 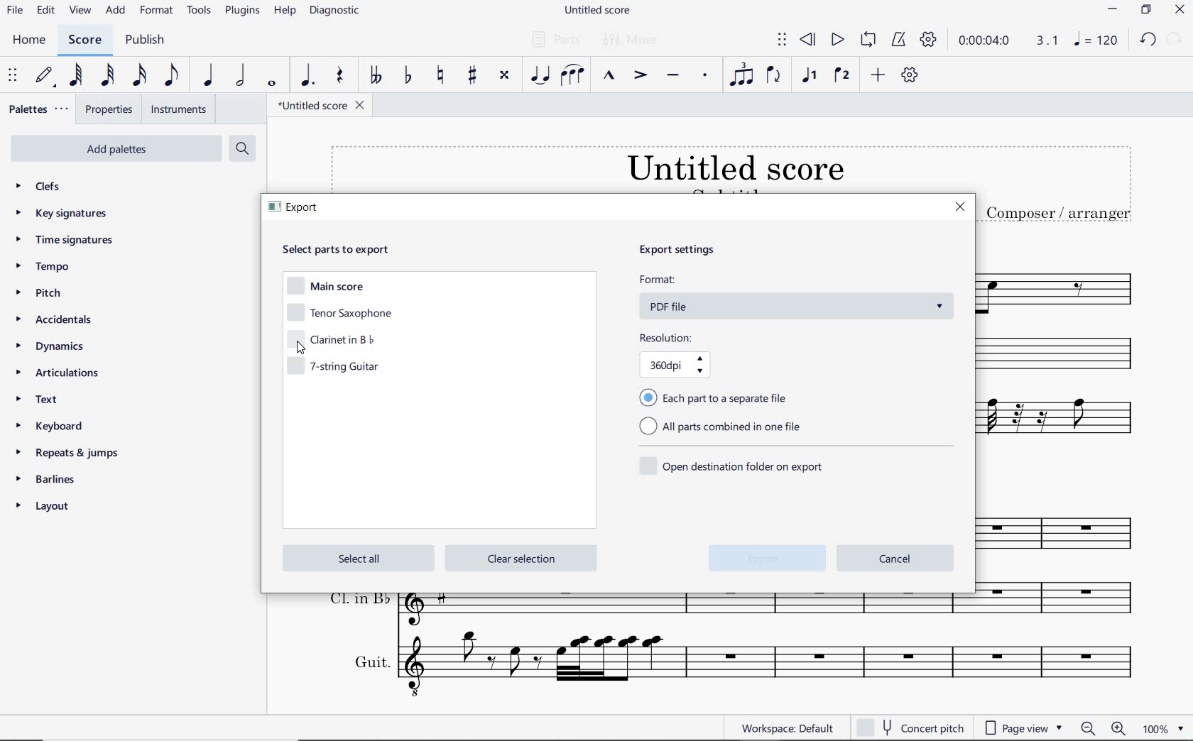 What do you see at coordinates (797, 296) in the screenshot?
I see `format` at bounding box center [797, 296].